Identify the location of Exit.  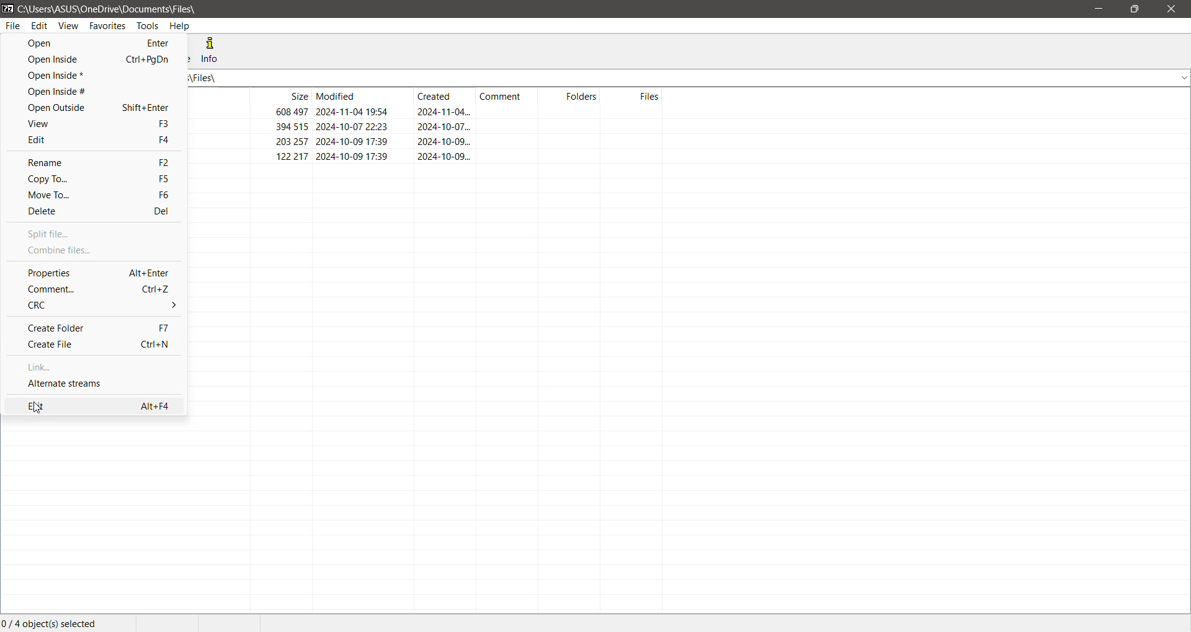
(98, 405).